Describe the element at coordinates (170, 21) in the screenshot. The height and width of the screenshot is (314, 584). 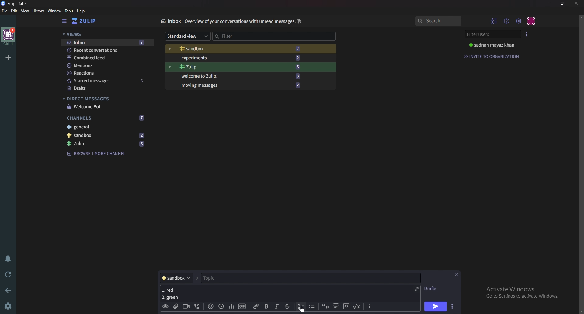
I see `Inbox` at that location.